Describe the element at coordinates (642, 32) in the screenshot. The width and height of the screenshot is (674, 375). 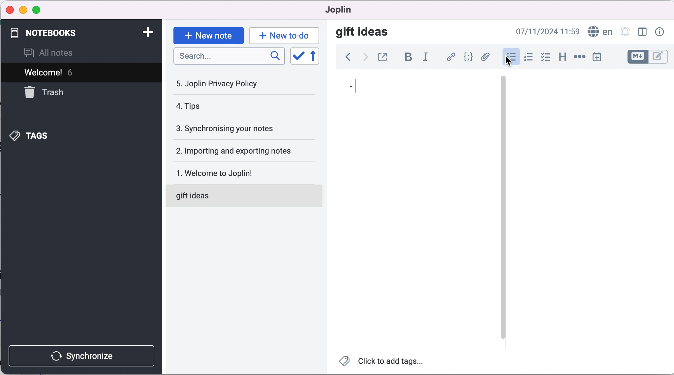
I see `toggle editor layout` at that location.